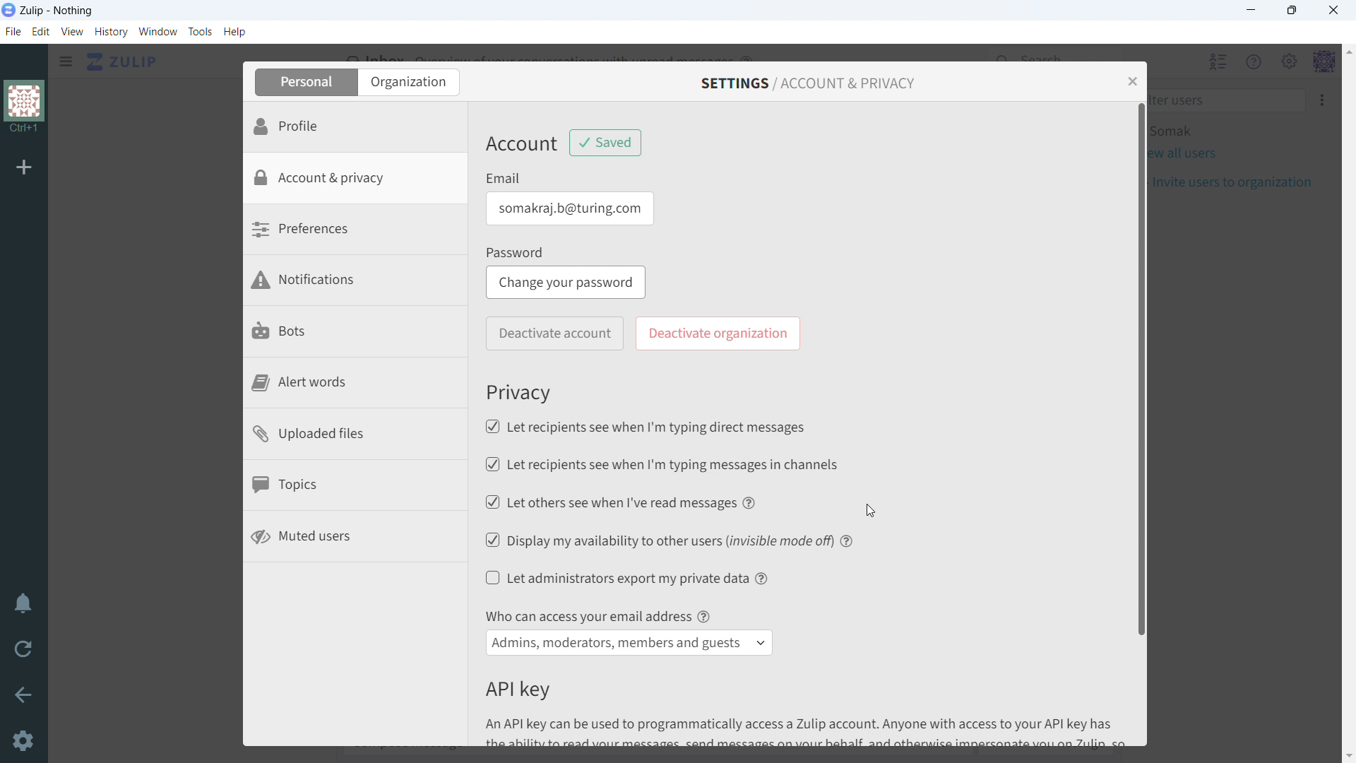  Describe the element at coordinates (112, 32) in the screenshot. I see `history` at that location.